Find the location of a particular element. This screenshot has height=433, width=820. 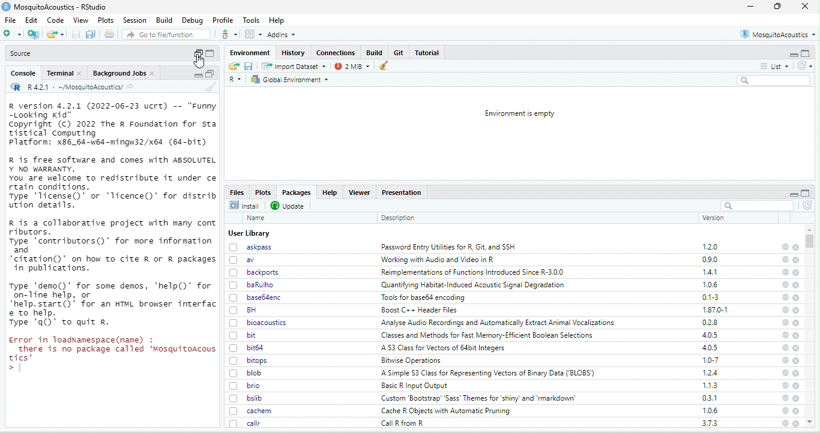

help is located at coordinates (785, 360).